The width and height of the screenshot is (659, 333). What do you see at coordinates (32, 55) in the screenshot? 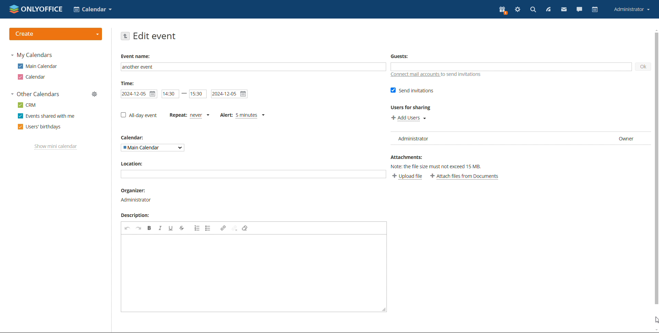
I see `my calendars` at bounding box center [32, 55].